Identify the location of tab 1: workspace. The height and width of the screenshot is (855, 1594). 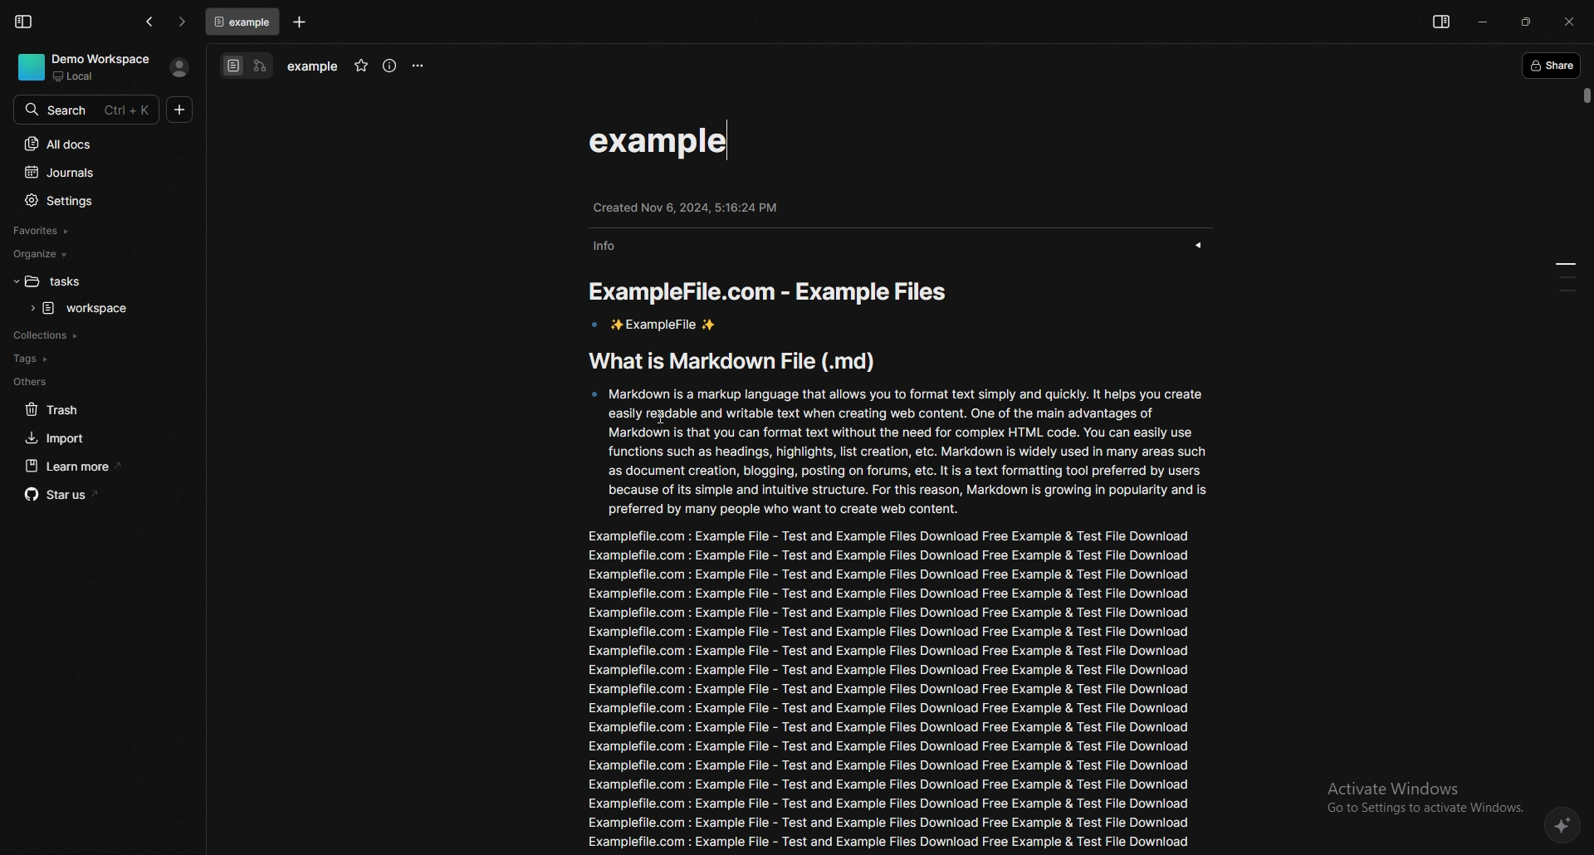
(245, 22).